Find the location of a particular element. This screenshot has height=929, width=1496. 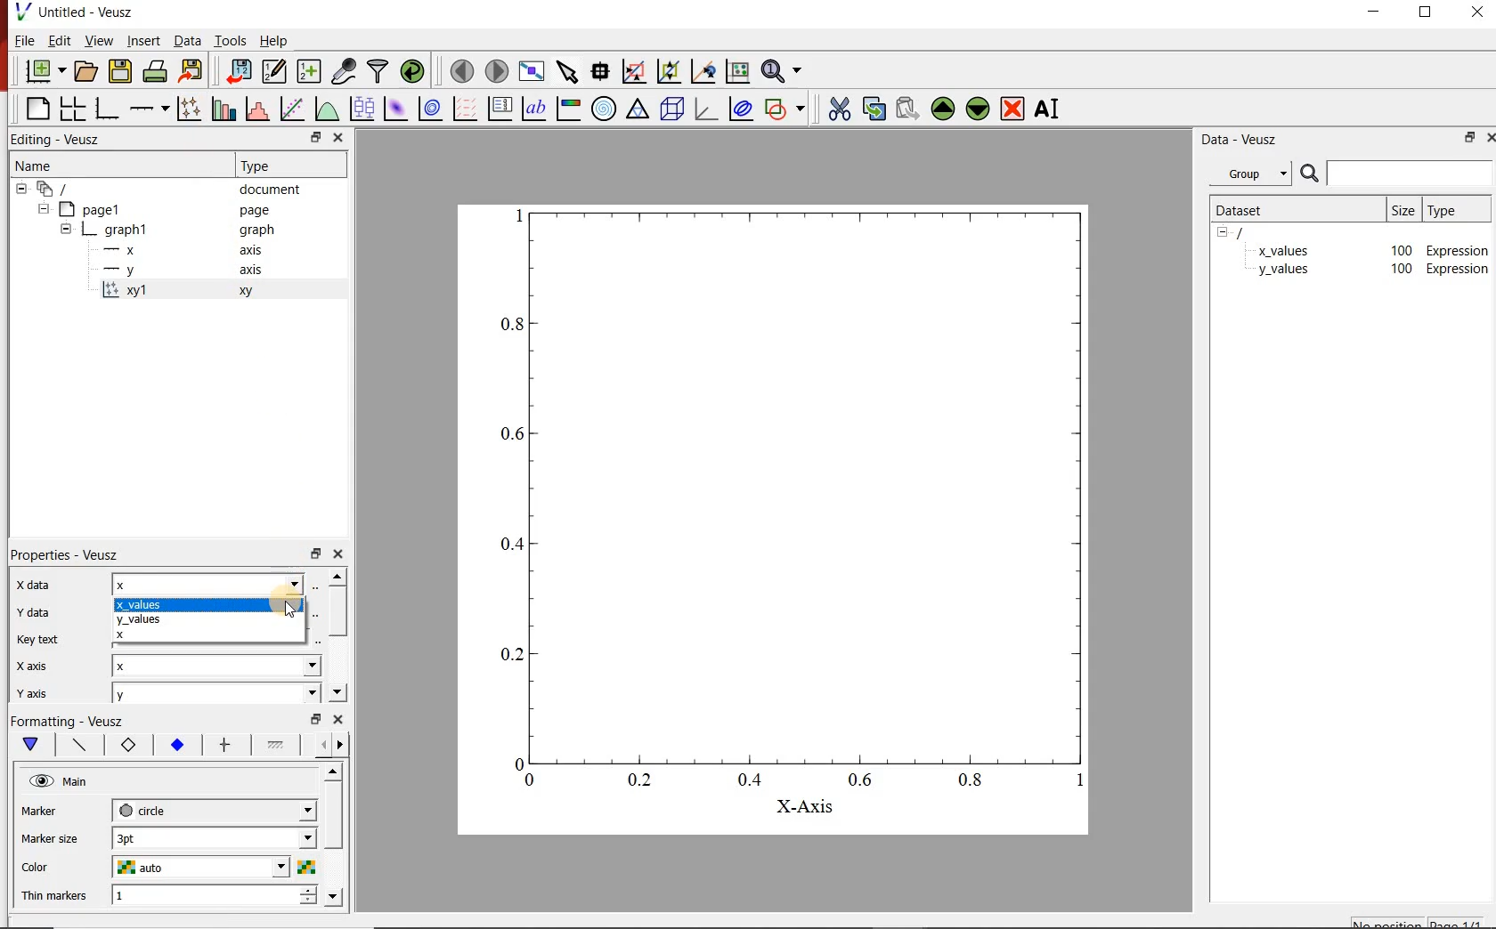

close is located at coordinates (340, 553).